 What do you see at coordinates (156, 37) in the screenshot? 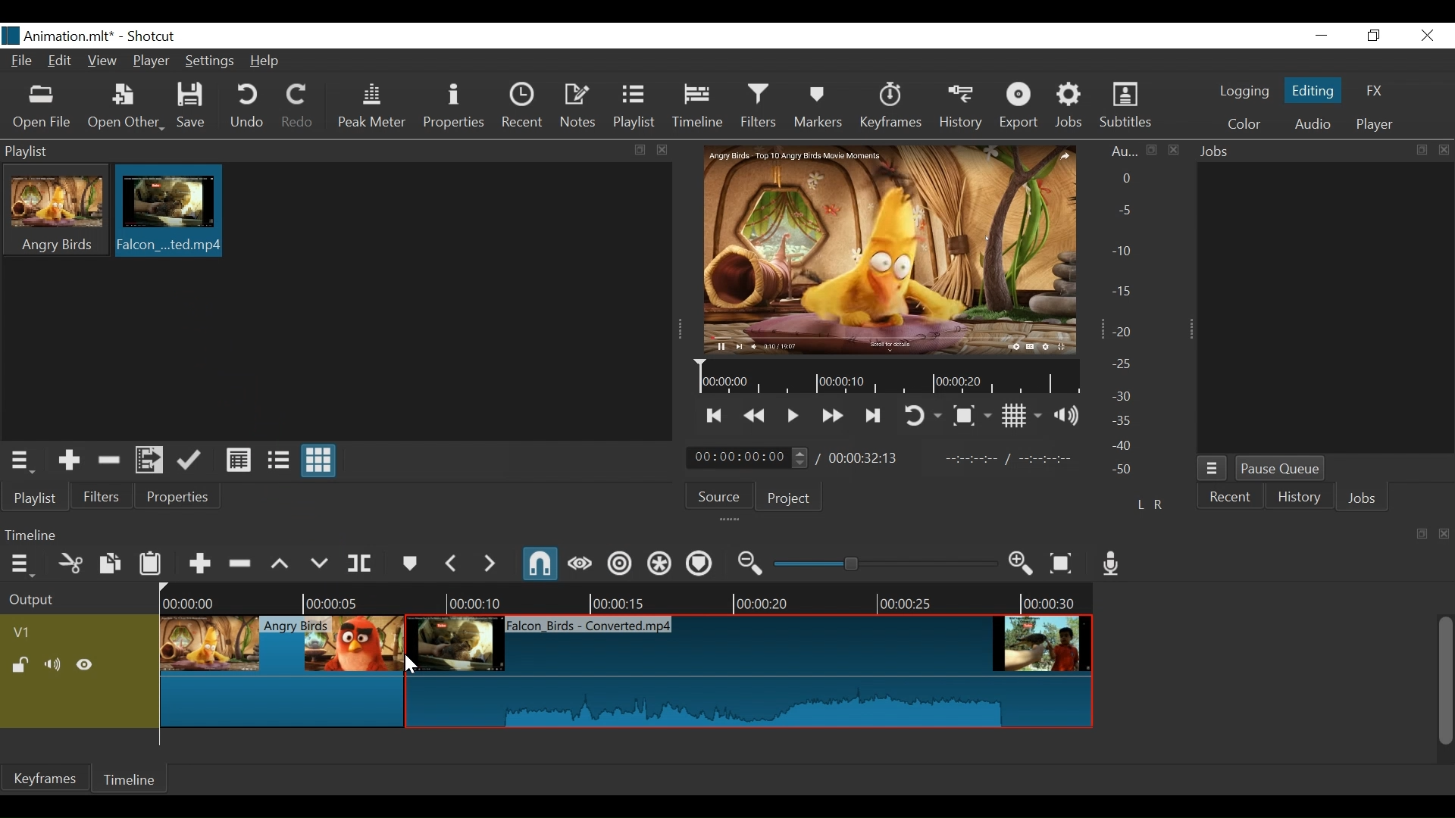
I see `Shotcut` at bounding box center [156, 37].